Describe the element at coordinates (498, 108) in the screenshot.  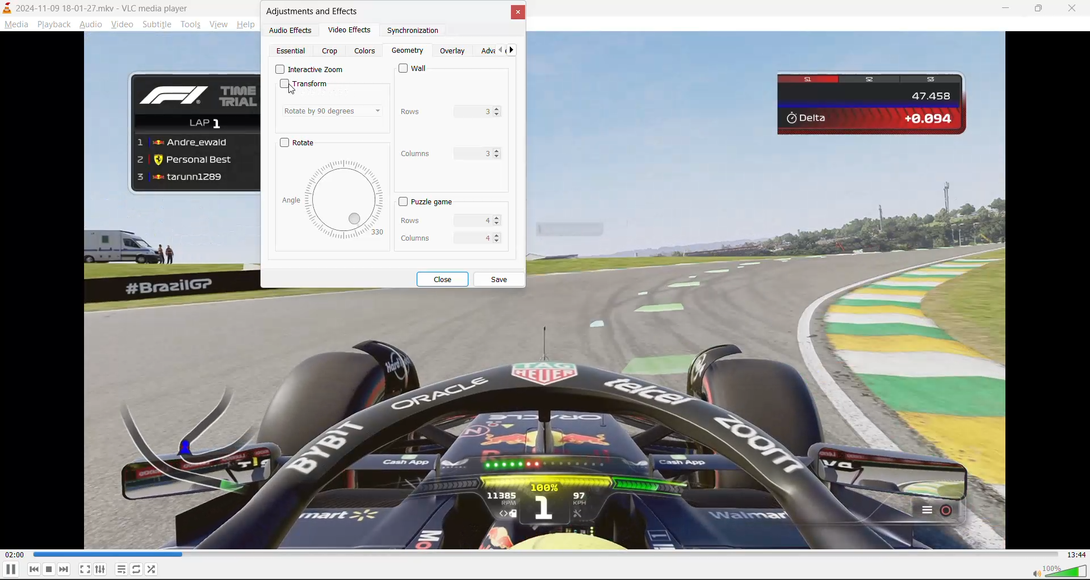
I see `Increase` at that location.